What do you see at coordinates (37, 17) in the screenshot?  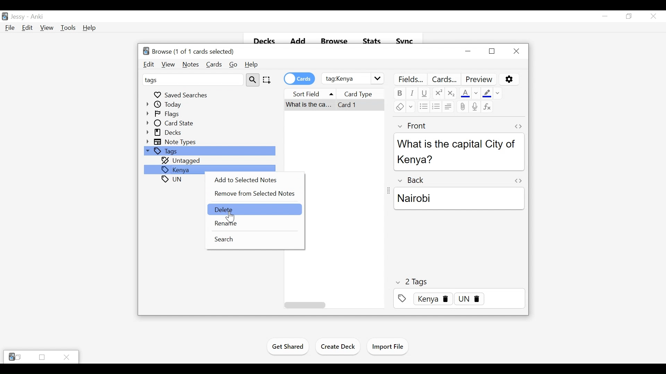 I see `Anki` at bounding box center [37, 17].